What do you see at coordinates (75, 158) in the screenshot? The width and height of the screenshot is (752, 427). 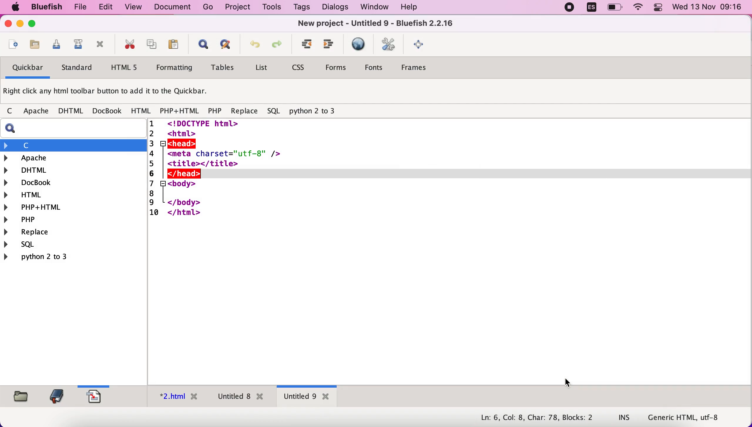 I see `apache` at bounding box center [75, 158].